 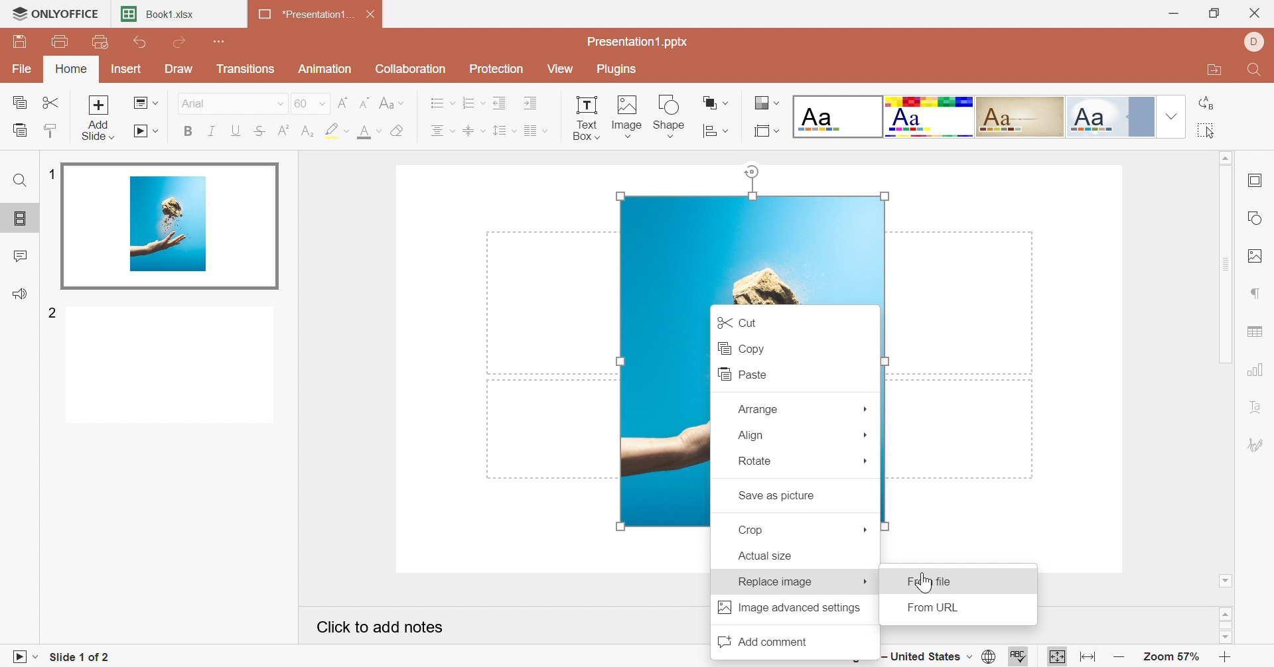 I want to click on Restore Down, so click(x=1216, y=13).